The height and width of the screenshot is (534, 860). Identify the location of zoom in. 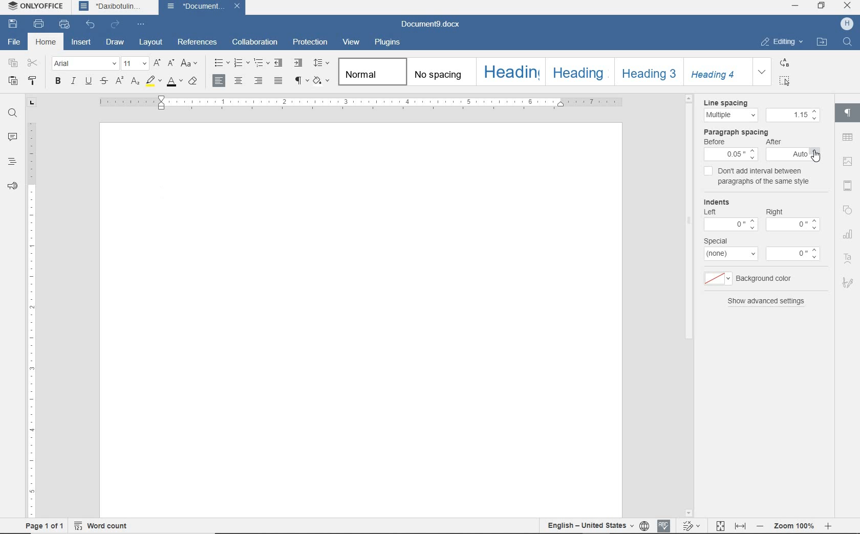
(828, 526).